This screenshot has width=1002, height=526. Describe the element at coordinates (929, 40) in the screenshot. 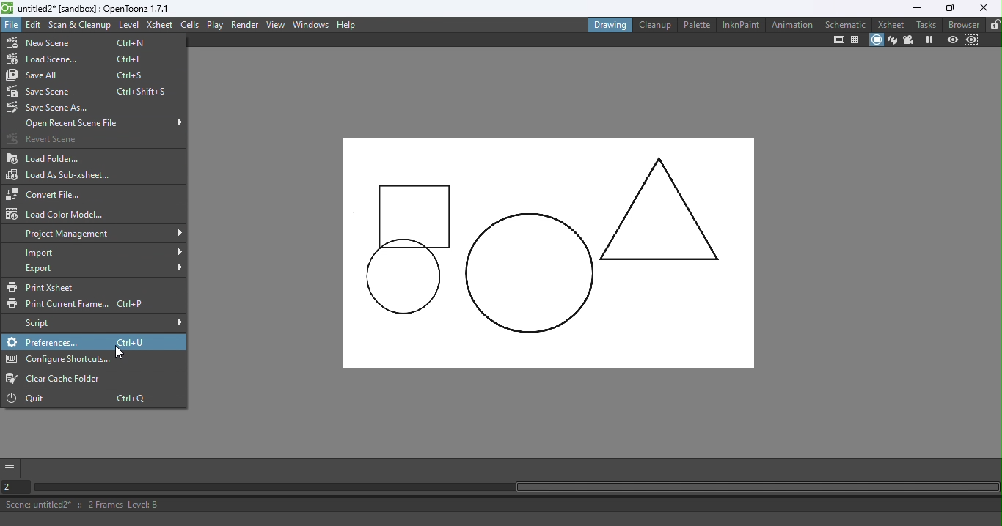

I see `Freeze` at that location.